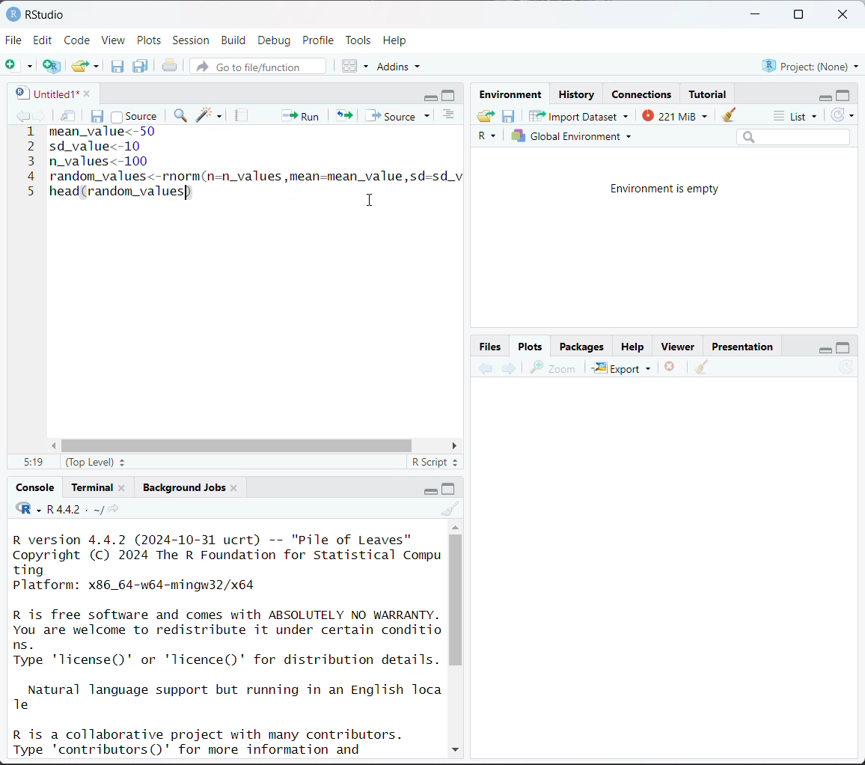 This screenshot has width=865, height=765. Describe the element at coordinates (371, 198) in the screenshot. I see `cursor` at that location.